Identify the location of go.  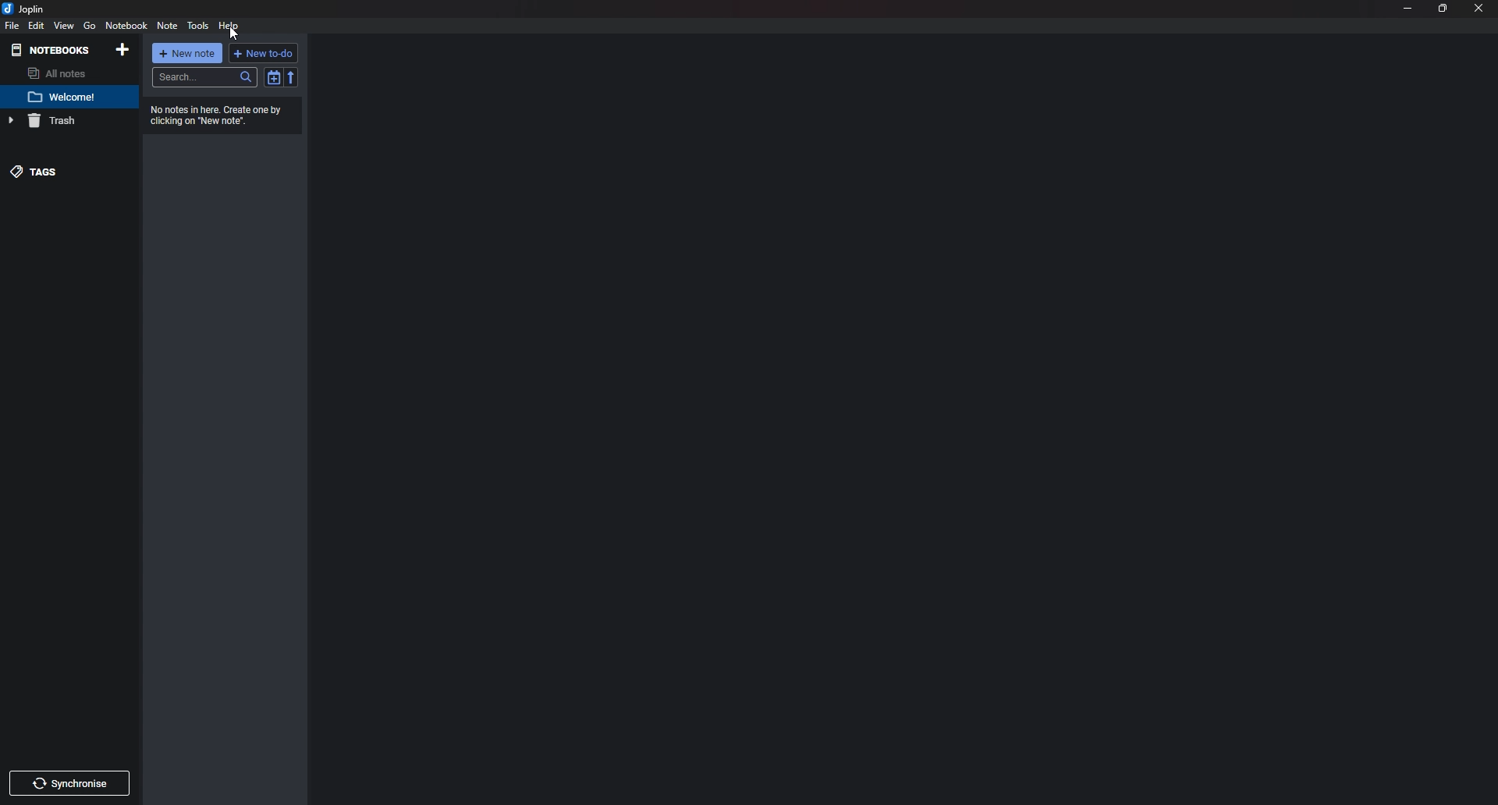
(90, 27).